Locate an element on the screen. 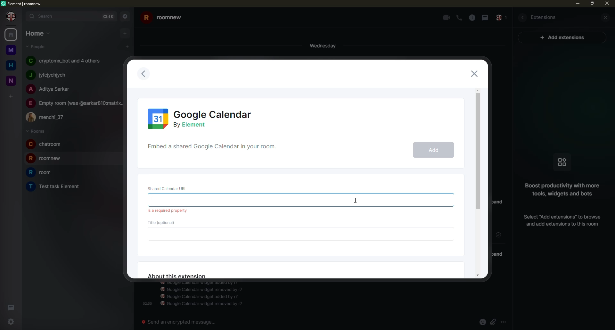 The width and height of the screenshot is (615, 330). room is located at coordinates (163, 18).